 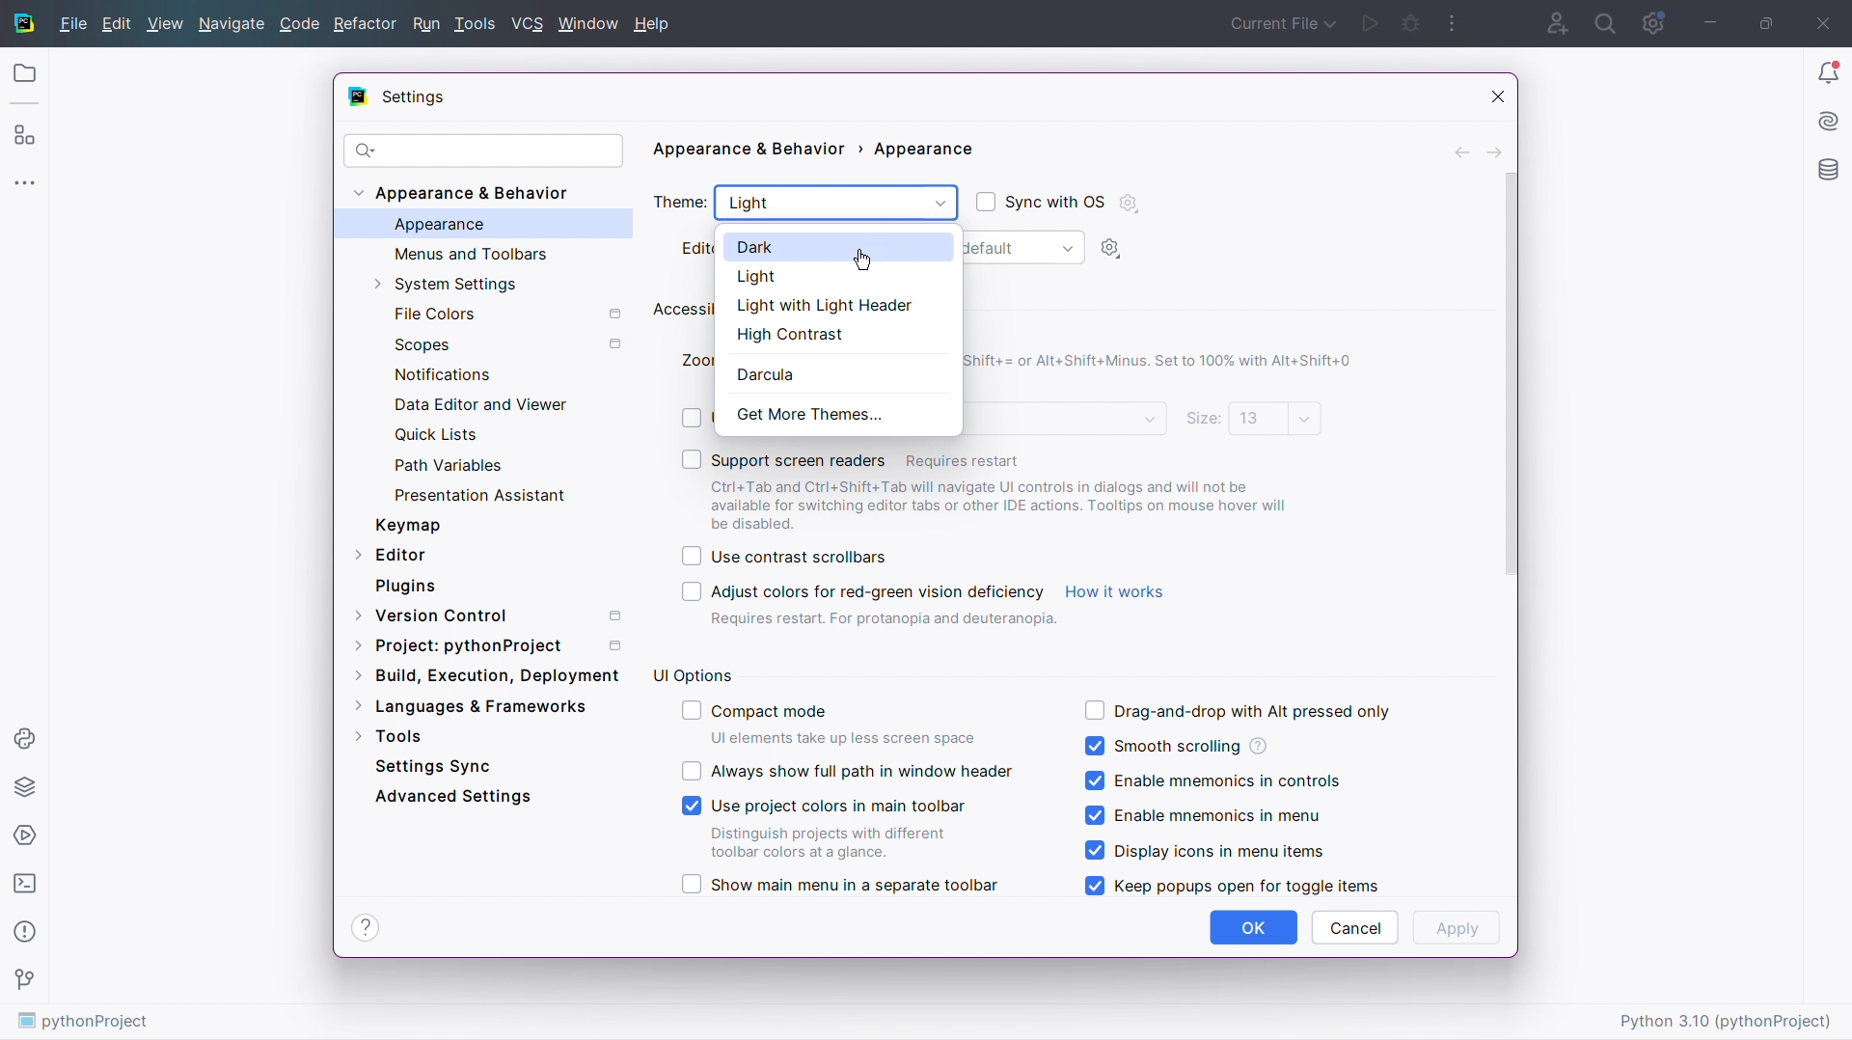 What do you see at coordinates (21, 23) in the screenshot?
I see `Logo` at bounding box center [21, 23].